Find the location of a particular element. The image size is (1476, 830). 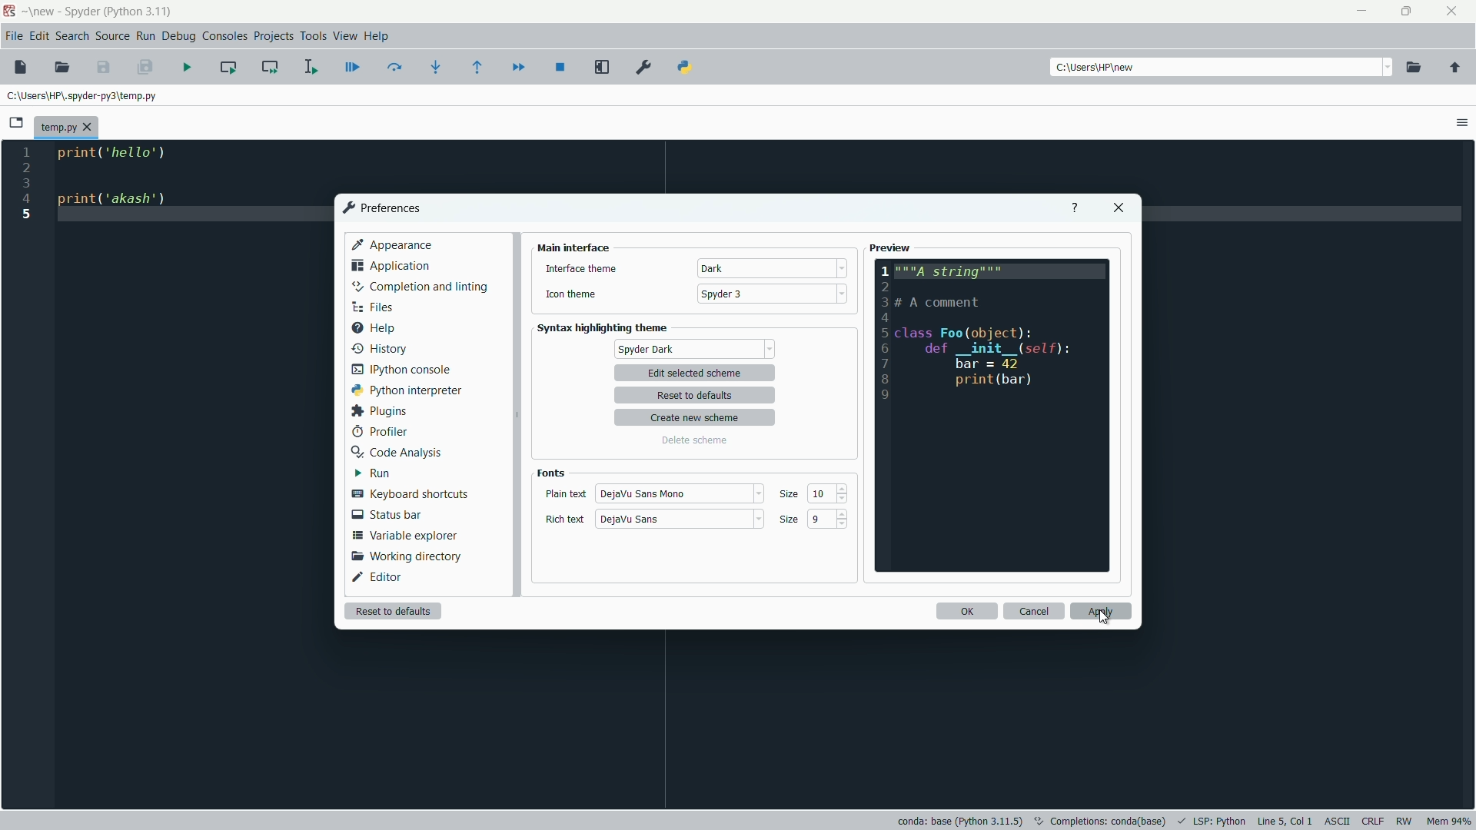

application is located at coordinates (391, 265).